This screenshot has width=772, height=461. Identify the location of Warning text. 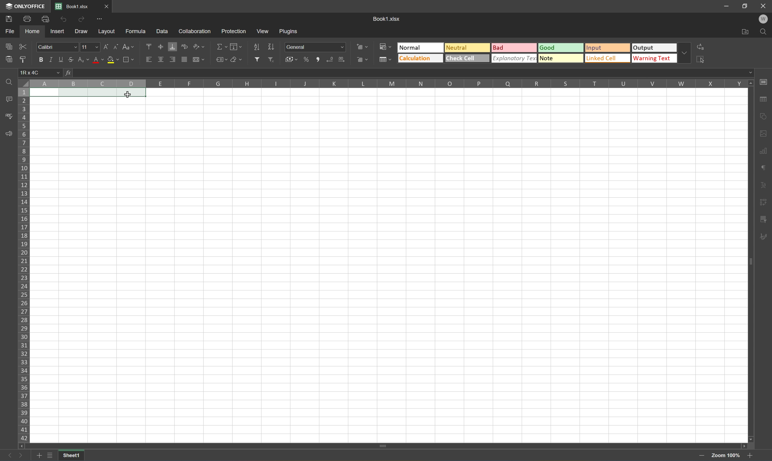
(656, 58).